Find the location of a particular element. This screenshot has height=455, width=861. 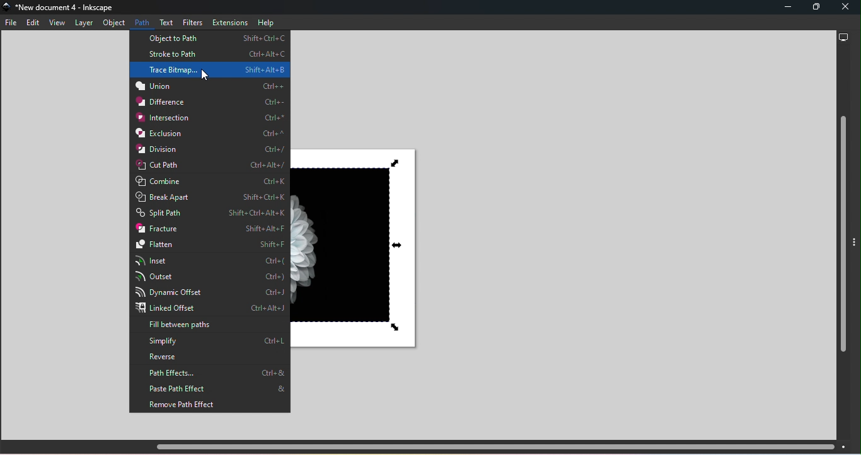

Object to path is located at coordinates (211, 38).